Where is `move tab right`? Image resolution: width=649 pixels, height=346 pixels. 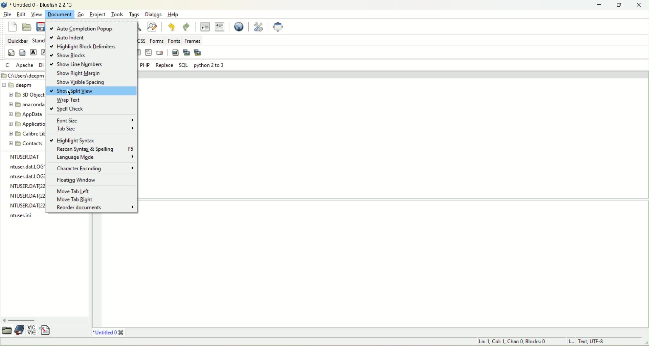 move tab right is located at coordinates (87, 200).